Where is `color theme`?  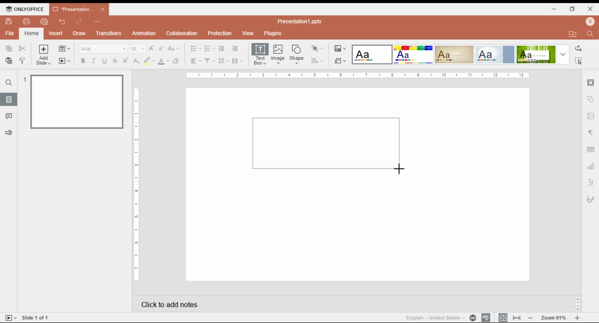
color theme is located at coordinates (495, 55).